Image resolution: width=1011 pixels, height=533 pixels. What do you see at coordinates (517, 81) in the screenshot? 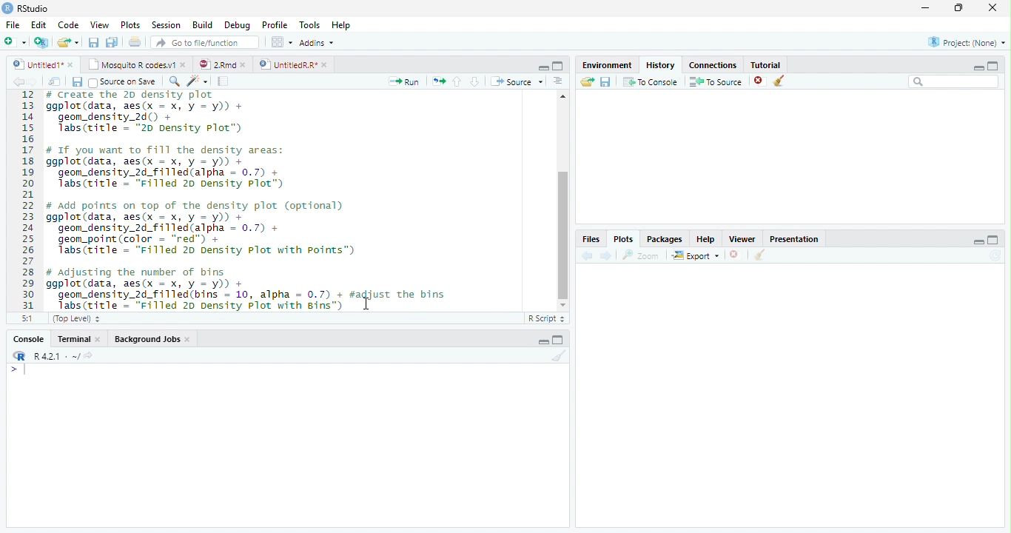
I see `Source` at bounding box center [517, 81].